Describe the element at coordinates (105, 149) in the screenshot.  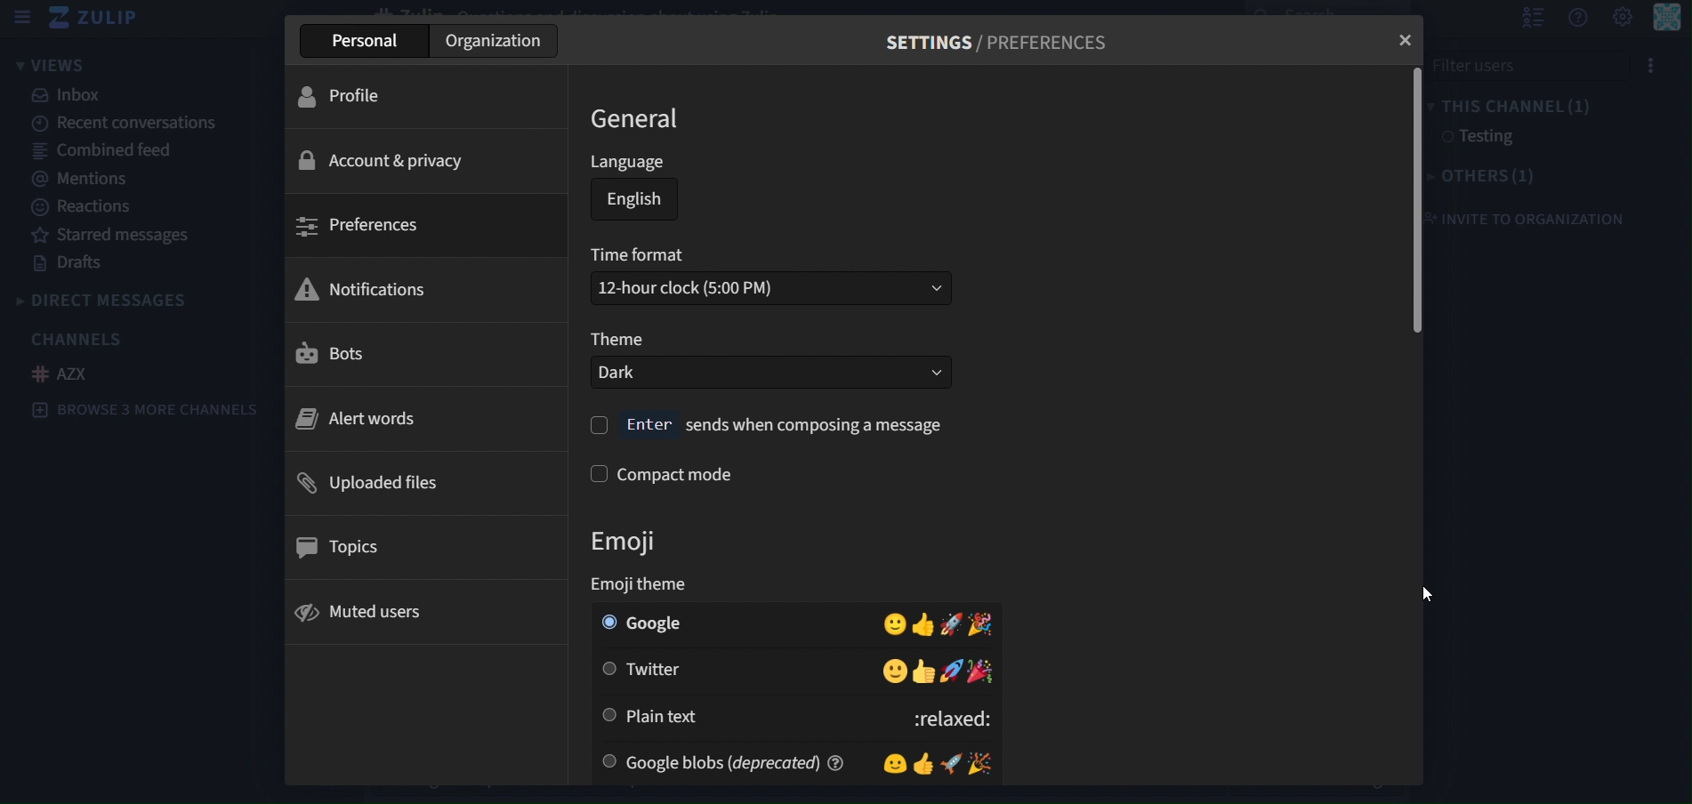
I see `combined feed` at that location.